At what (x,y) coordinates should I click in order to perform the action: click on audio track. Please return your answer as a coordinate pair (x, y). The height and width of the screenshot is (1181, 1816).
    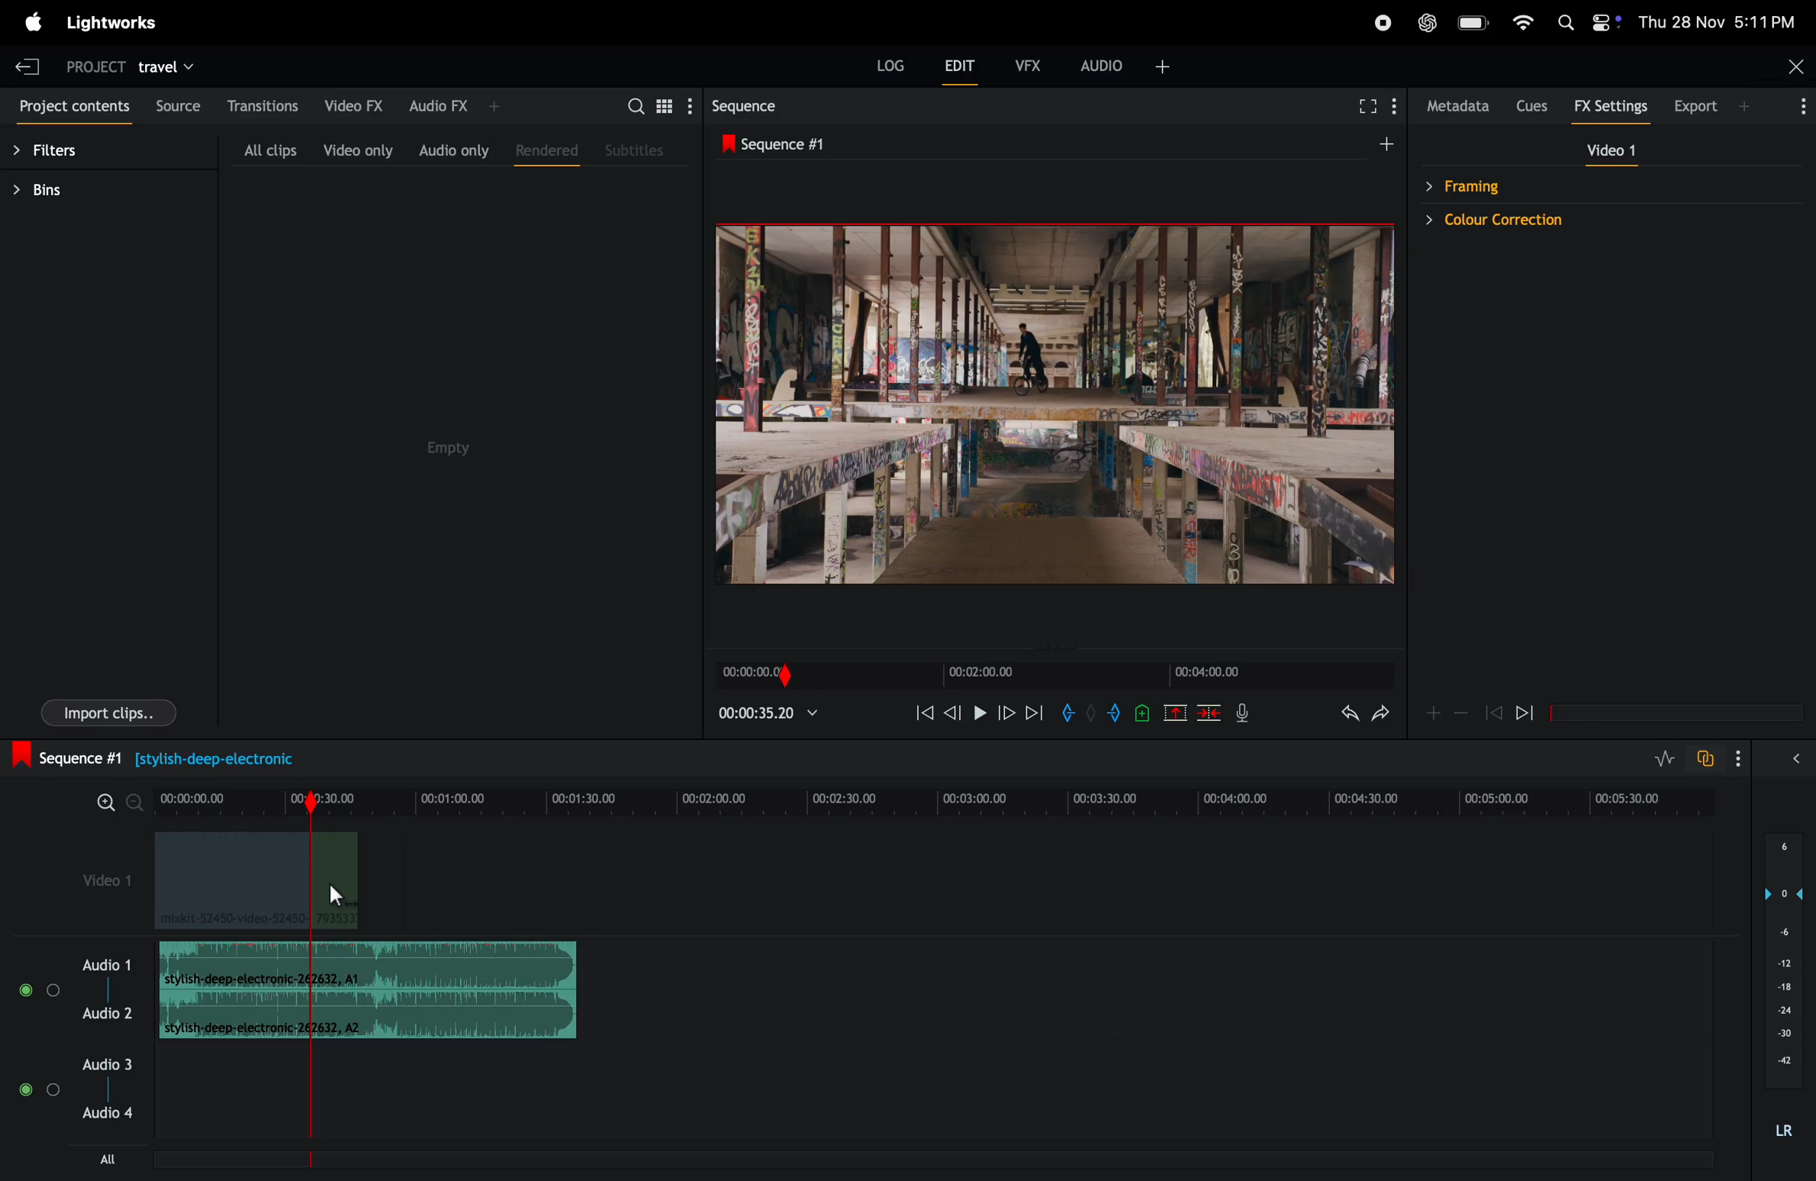
    Looking at the image, I should click on (368, 964).